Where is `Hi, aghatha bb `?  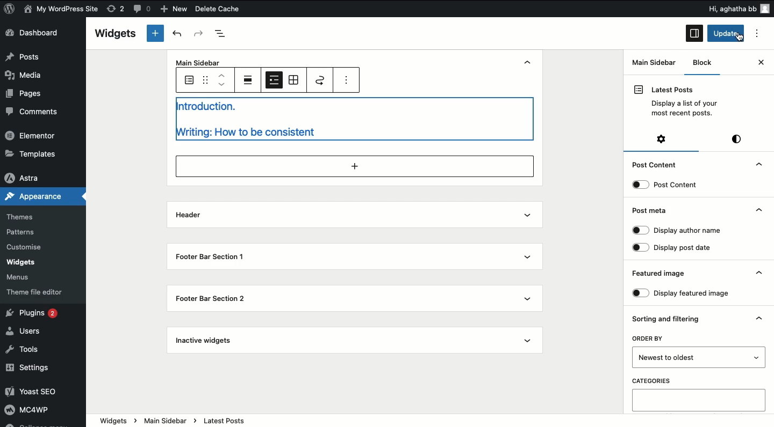 Hi, aghatha bb  is located at coordinates (735, 8).